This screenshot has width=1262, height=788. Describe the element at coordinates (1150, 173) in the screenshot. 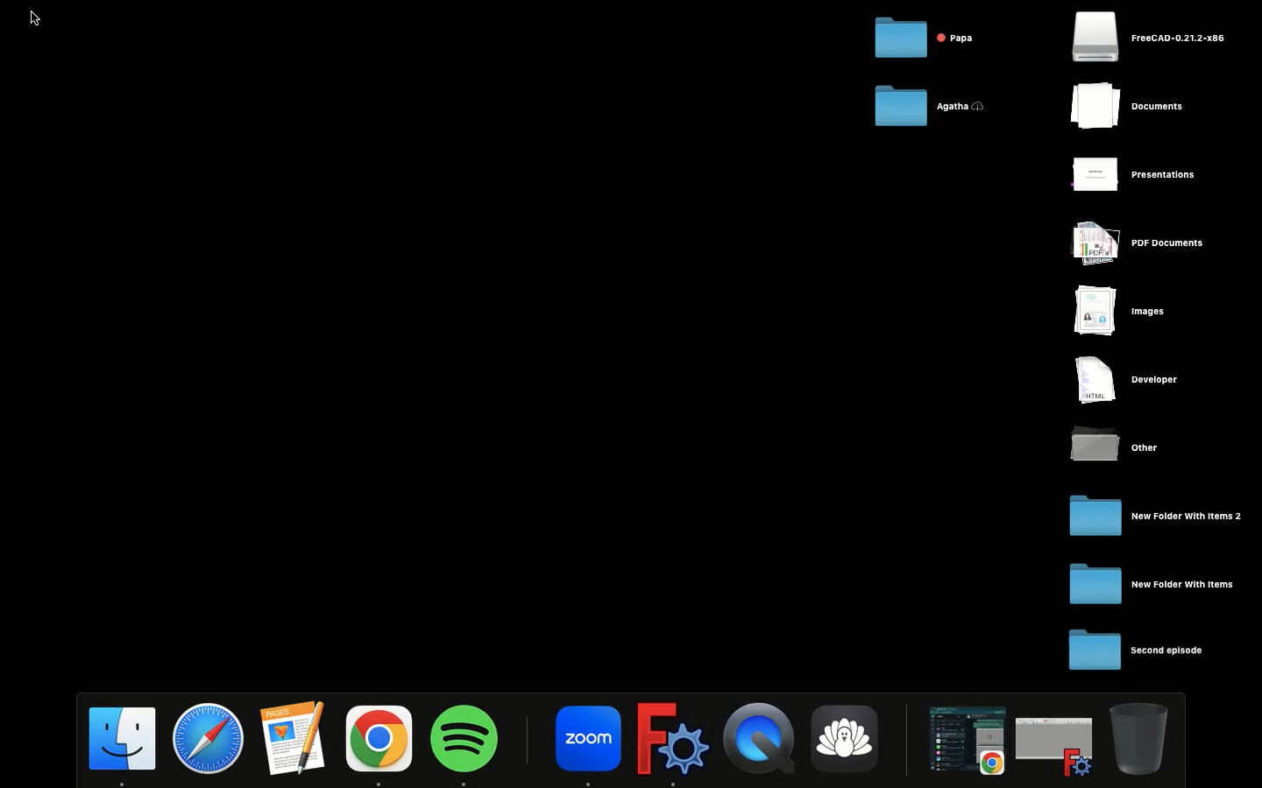

I see `Presentations` at that location.